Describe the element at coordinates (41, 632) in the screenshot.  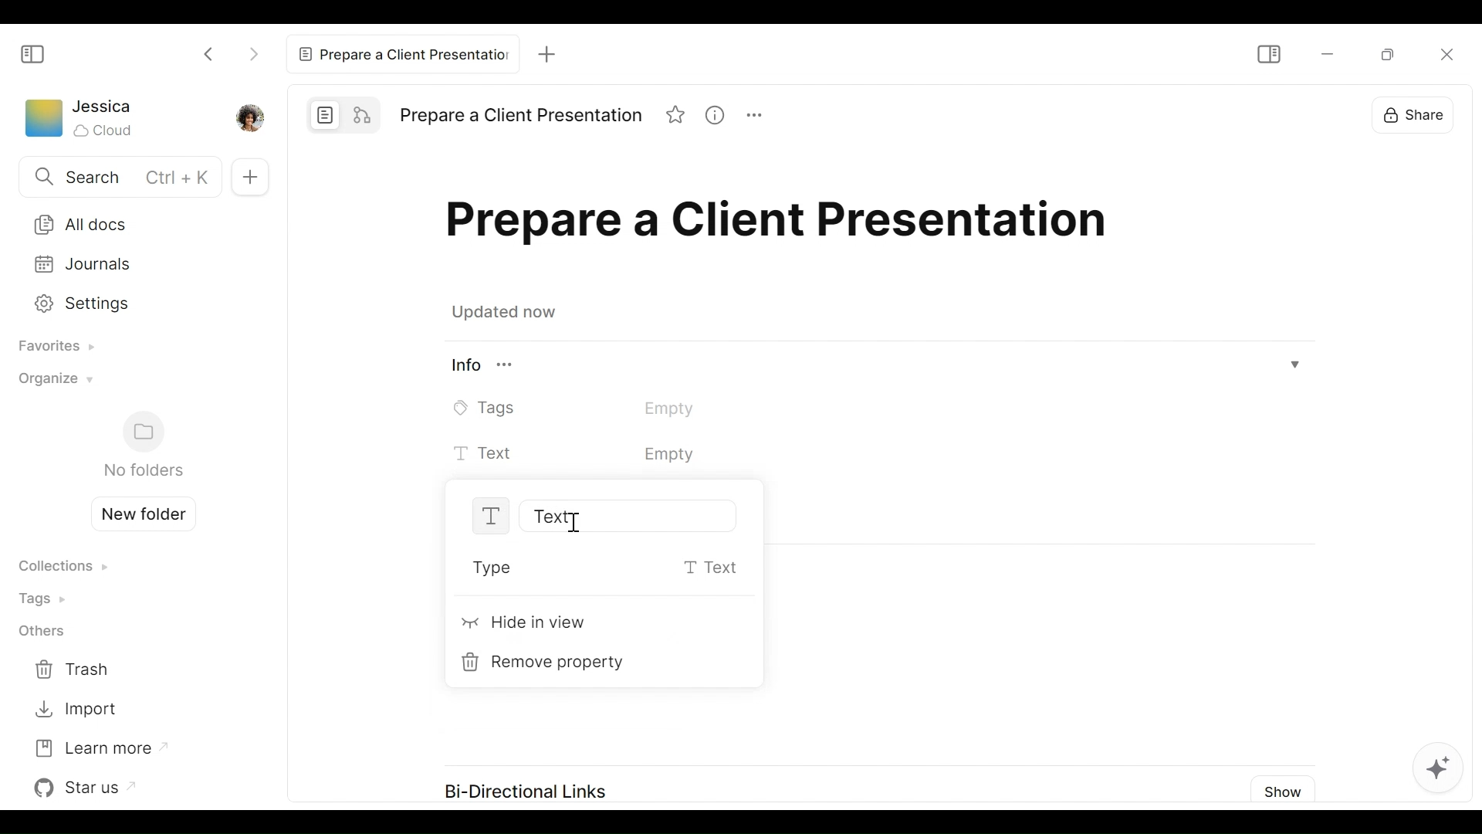
I see `Others` at that location.